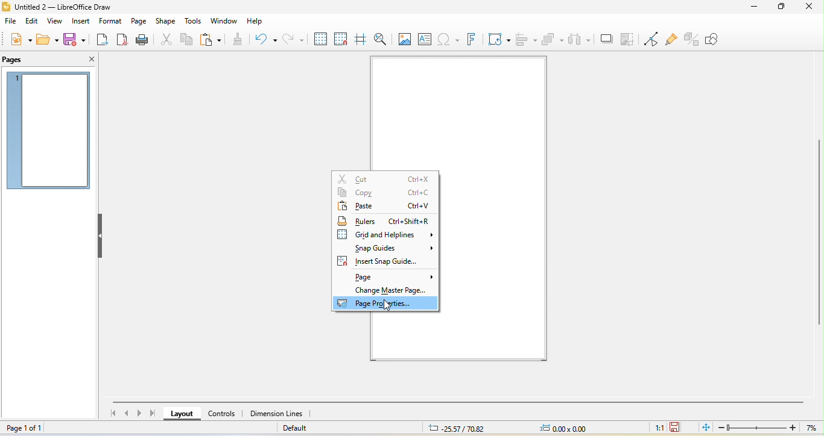  What do you see at coordinates (138, 21) in the screenshot?
I see `page` at bounding box center [138, 21].